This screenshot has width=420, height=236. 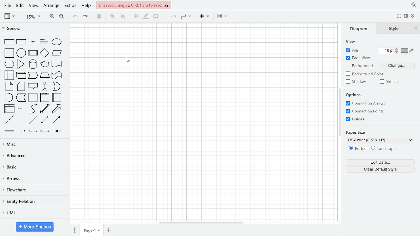 I want to click on entity relation, so click(x=33, y=202).